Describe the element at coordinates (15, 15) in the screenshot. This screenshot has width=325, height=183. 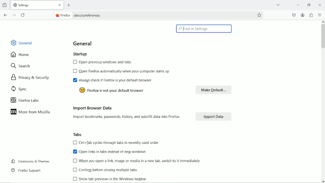
I see `Go forward` at that location.